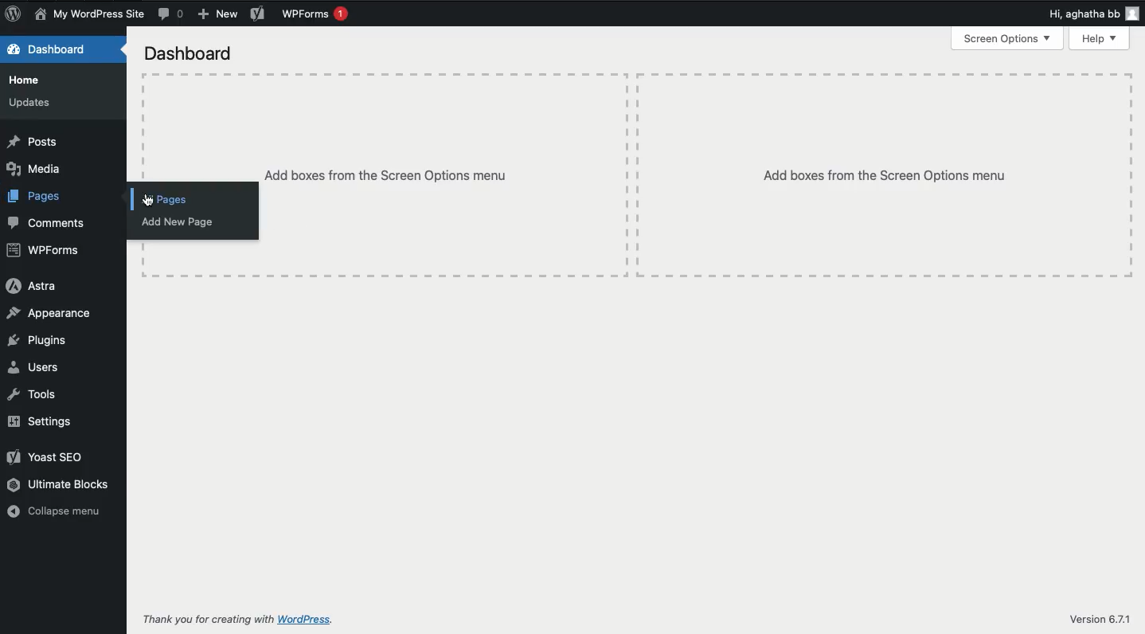 The height and width of the screenshot is (634, 1145). Describe the element at coordinates (173, 14) in the screenshot. I see `Comments` at that location.